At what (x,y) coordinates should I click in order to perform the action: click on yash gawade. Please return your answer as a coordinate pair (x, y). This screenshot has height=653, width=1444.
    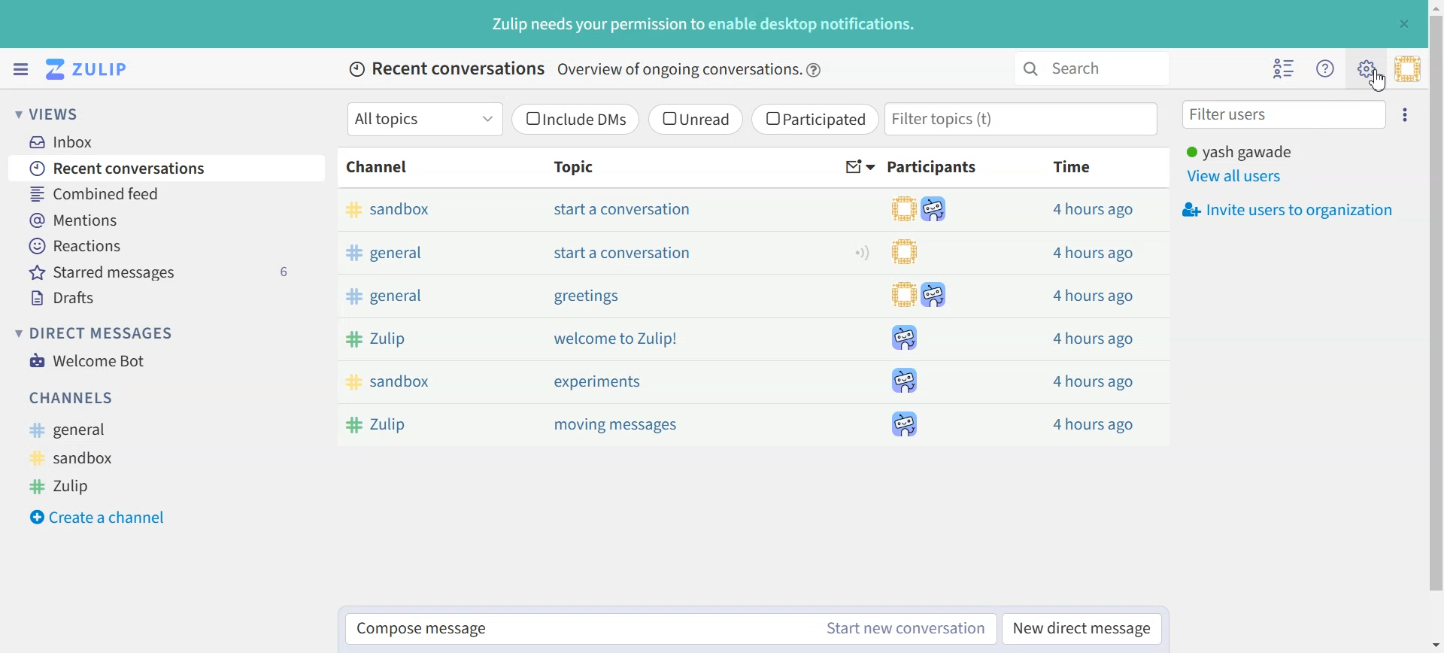
    Looking at the image, I should click on (1239, 150).